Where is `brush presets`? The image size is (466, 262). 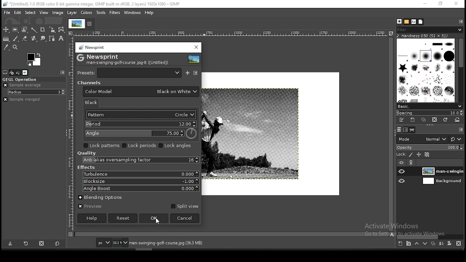 brush presets is located at coordinates (429, 106).